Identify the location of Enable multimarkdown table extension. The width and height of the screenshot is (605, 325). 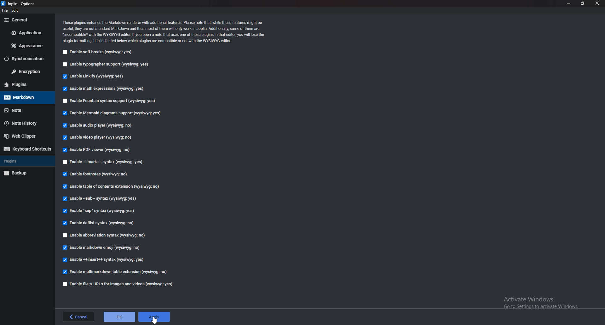
(115, 272).